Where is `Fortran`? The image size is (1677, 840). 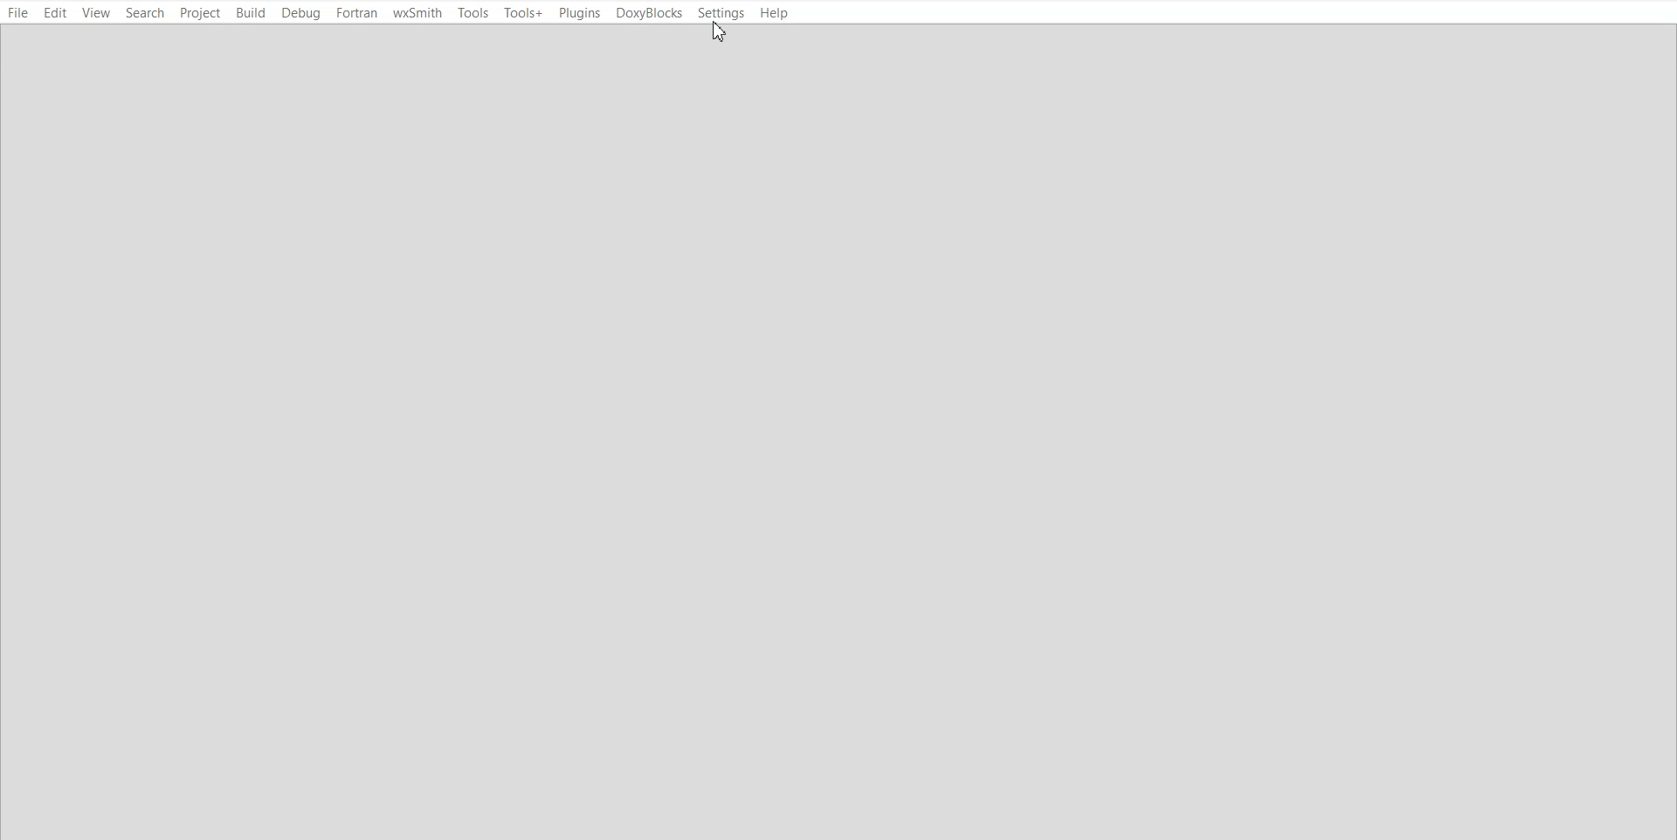 Fortran is located at coordinates (355, 12).